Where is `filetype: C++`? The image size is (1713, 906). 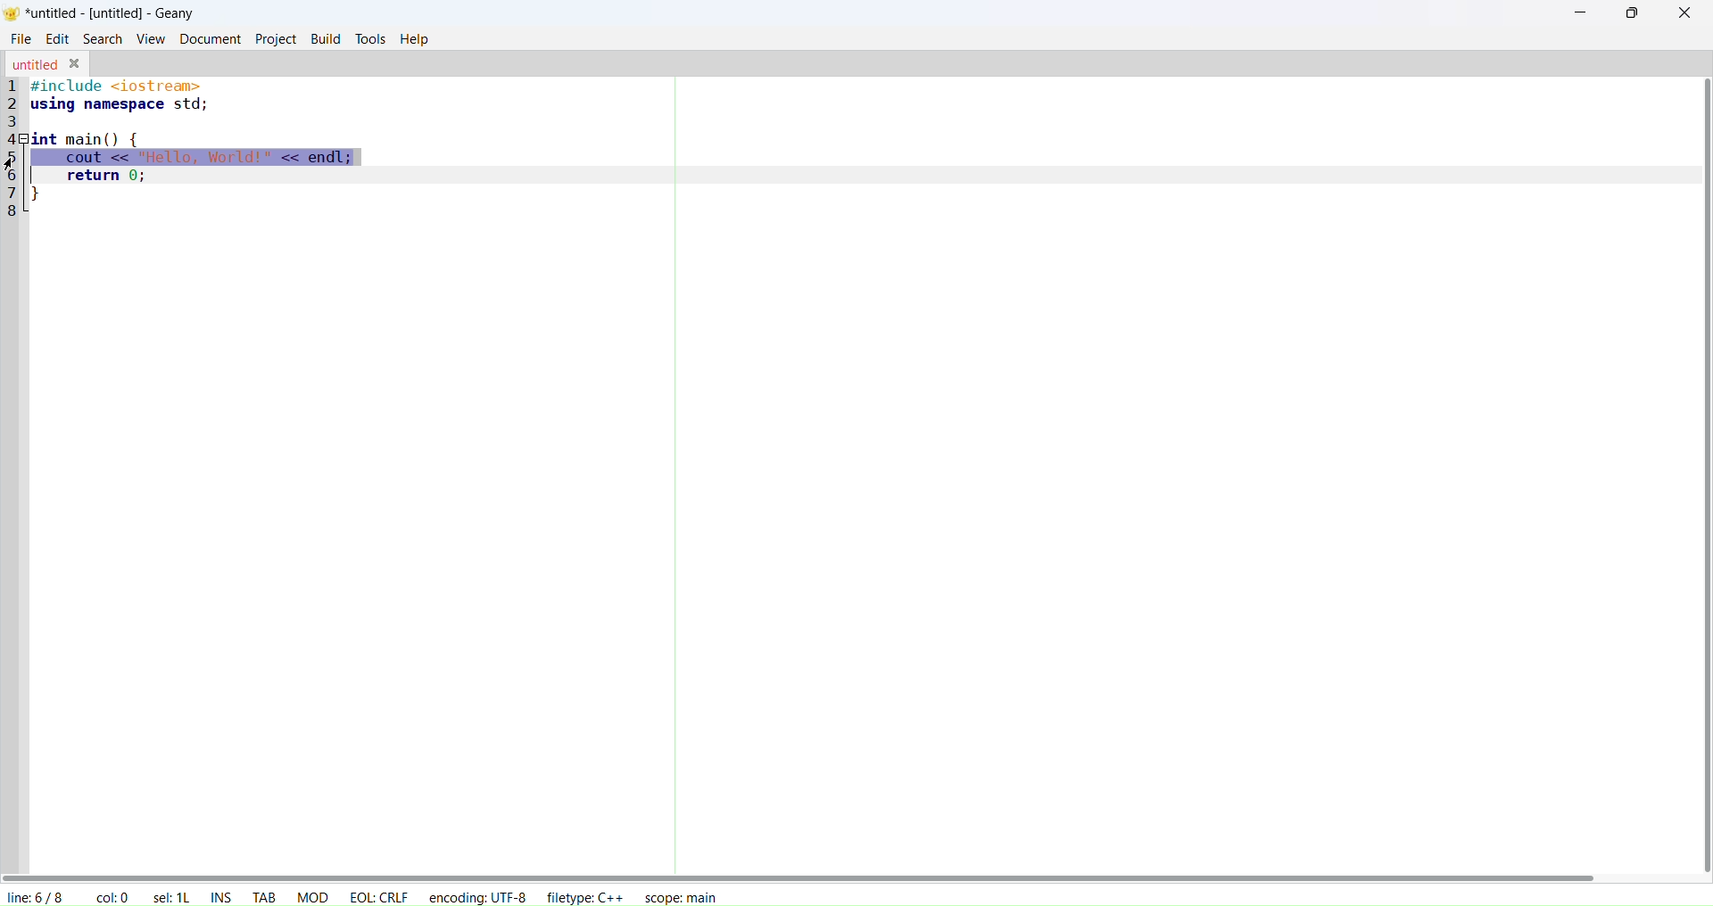
filetype: C++ is located at coordinates (585, 897).